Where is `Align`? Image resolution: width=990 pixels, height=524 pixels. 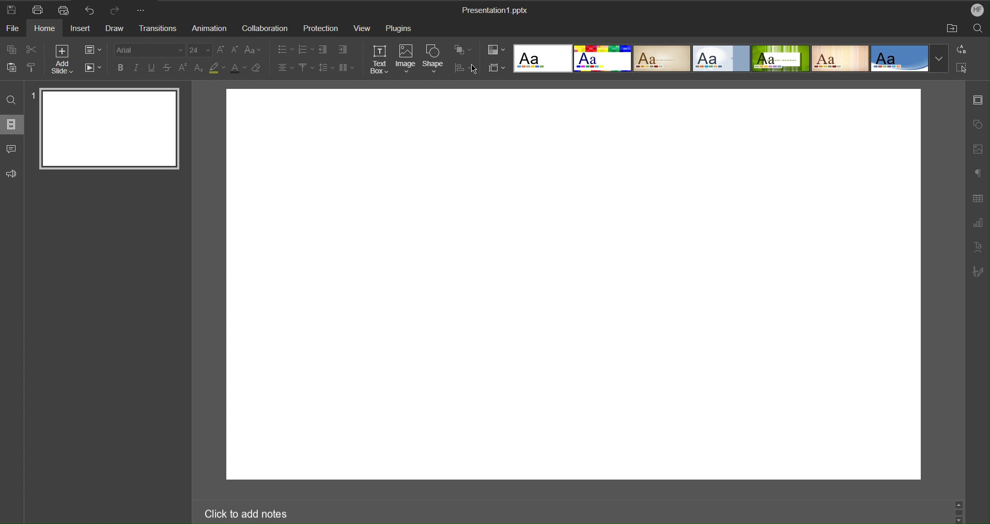
Align is located at coordinates (462, 66).